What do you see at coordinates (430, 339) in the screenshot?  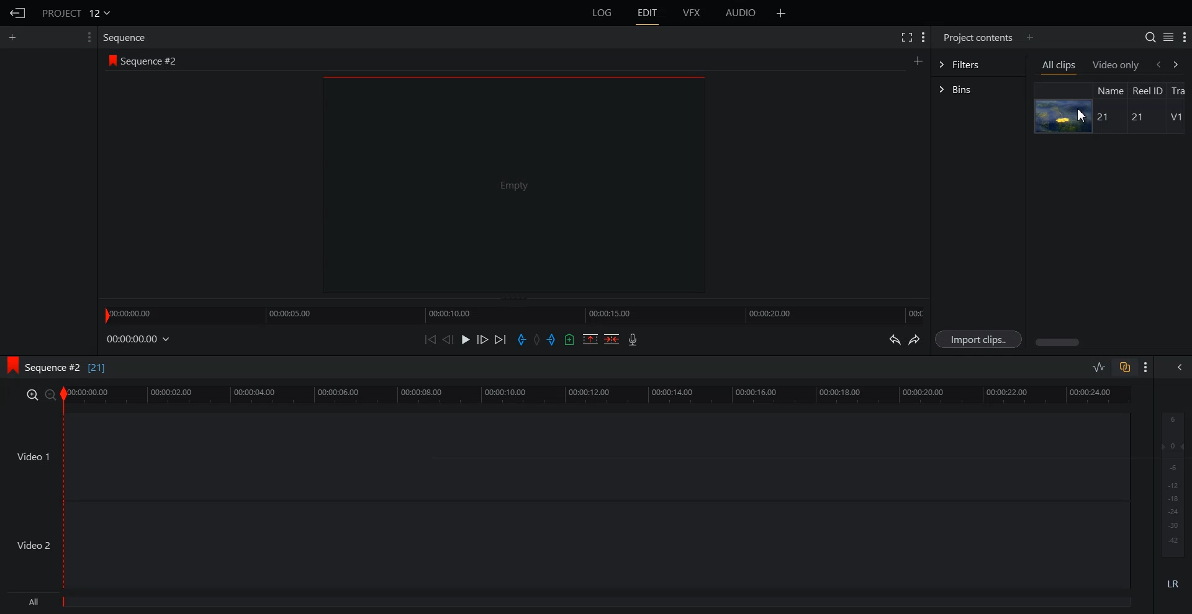 I see `Move Backward` at bounding box center [430, 339].